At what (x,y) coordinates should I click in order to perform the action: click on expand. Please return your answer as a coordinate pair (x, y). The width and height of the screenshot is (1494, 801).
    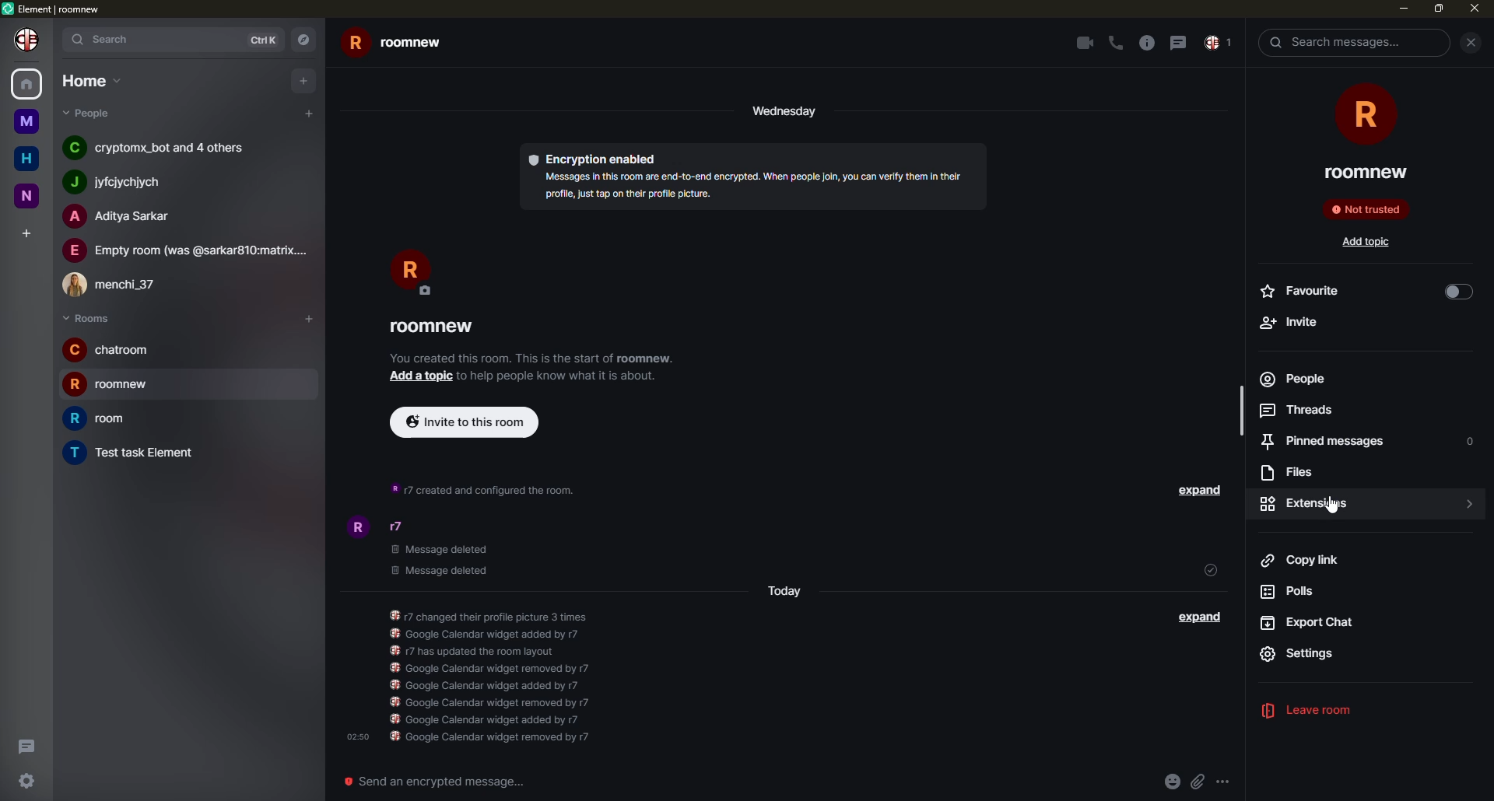
    Looking at the image, I should click on (1200, 618).